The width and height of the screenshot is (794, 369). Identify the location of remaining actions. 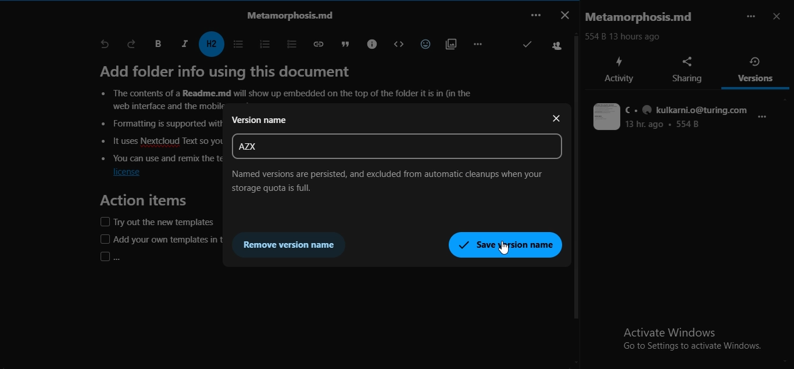
(477, 44).